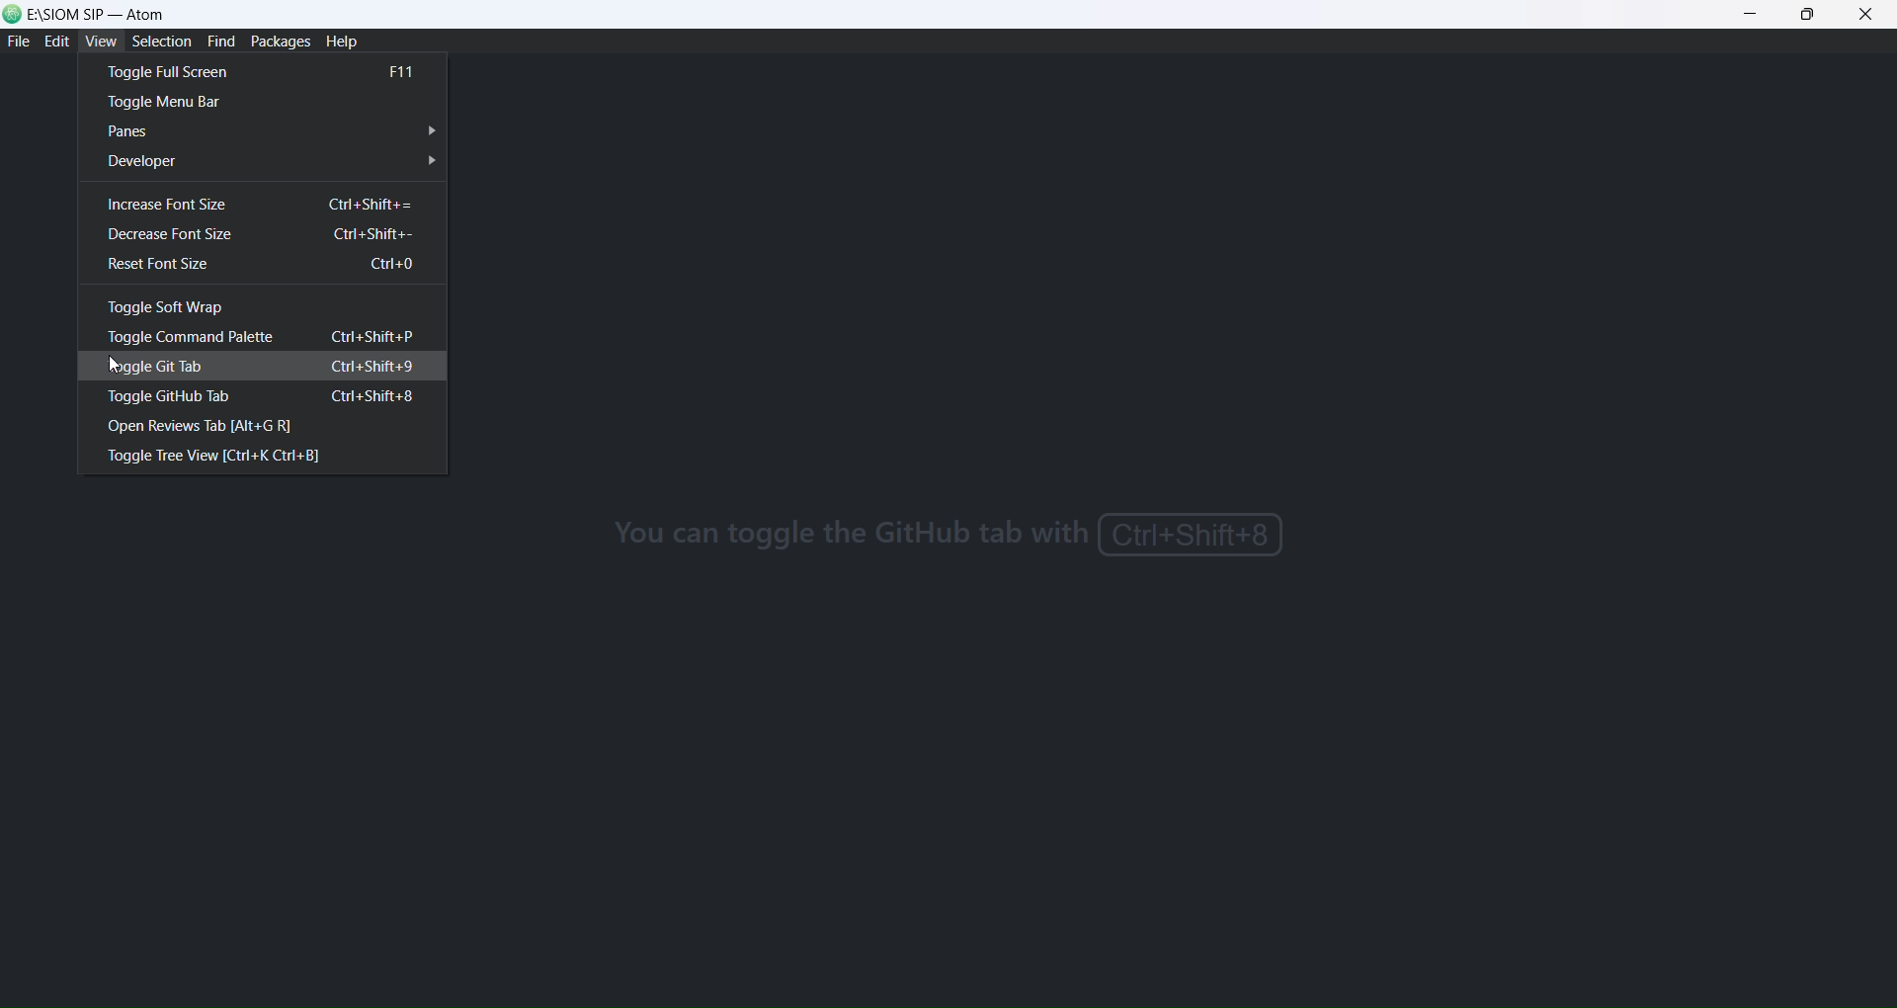 This screenshot has height=1008, width=1897. I want to click on developer, so click(269, 164).